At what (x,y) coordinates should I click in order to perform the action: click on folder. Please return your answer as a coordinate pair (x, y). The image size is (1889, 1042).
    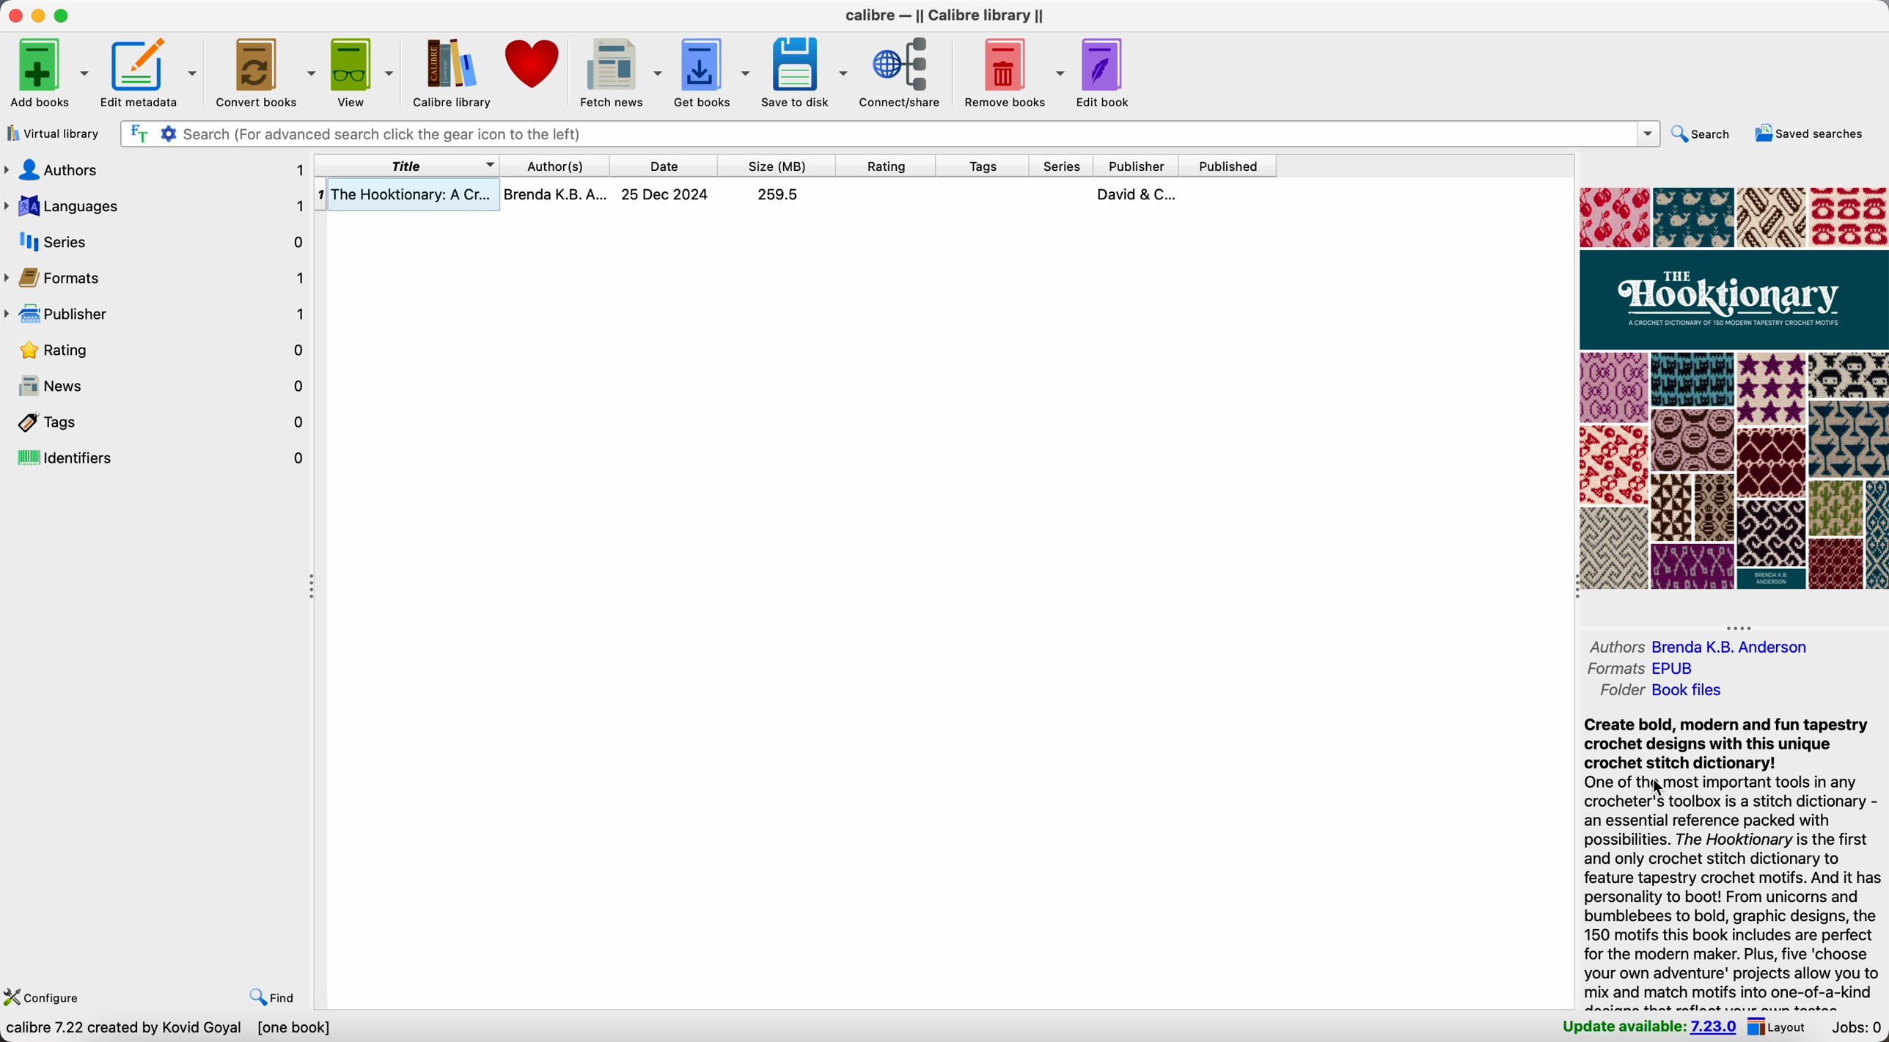
    Looking at the image, I should click on (1660, 691).